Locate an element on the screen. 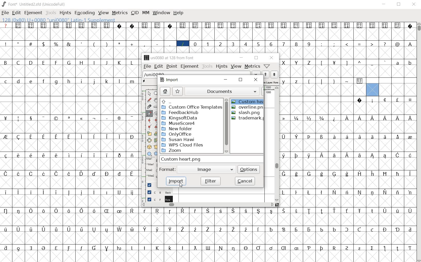  glyph is located at coordinates (360, 173).